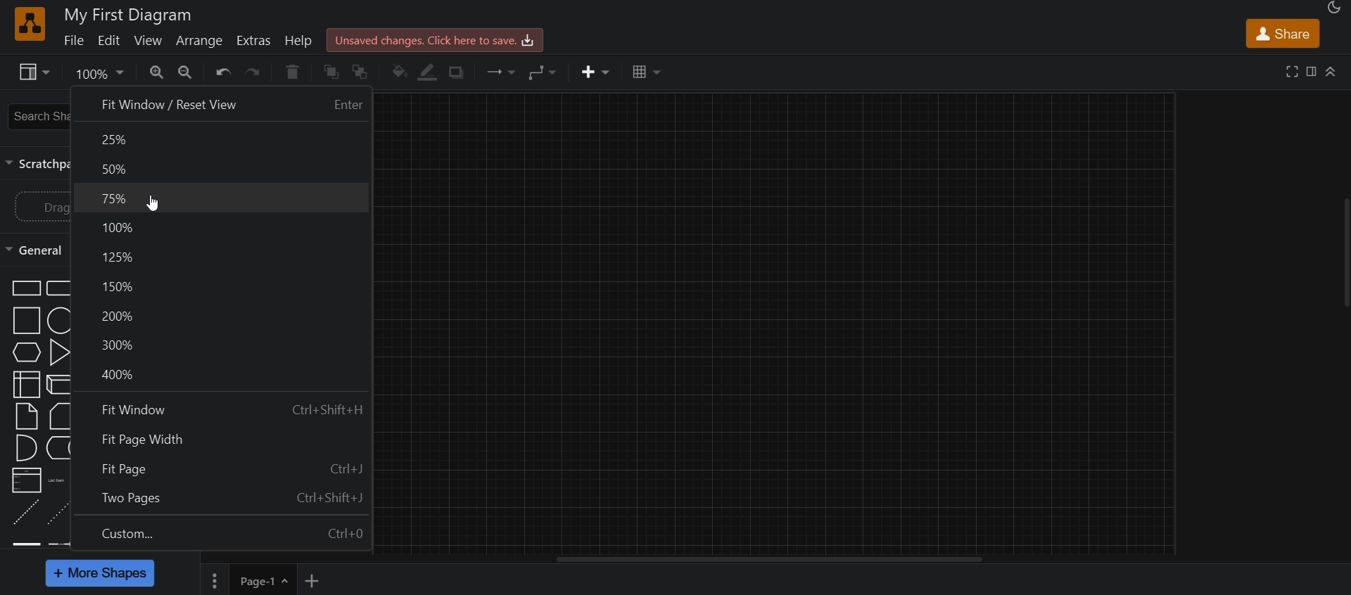 The width and height of the screenshot is (1351, 595). Describe the element at coordinates (1290, 72) in the screenshot. I see `fullscreen` at that location.